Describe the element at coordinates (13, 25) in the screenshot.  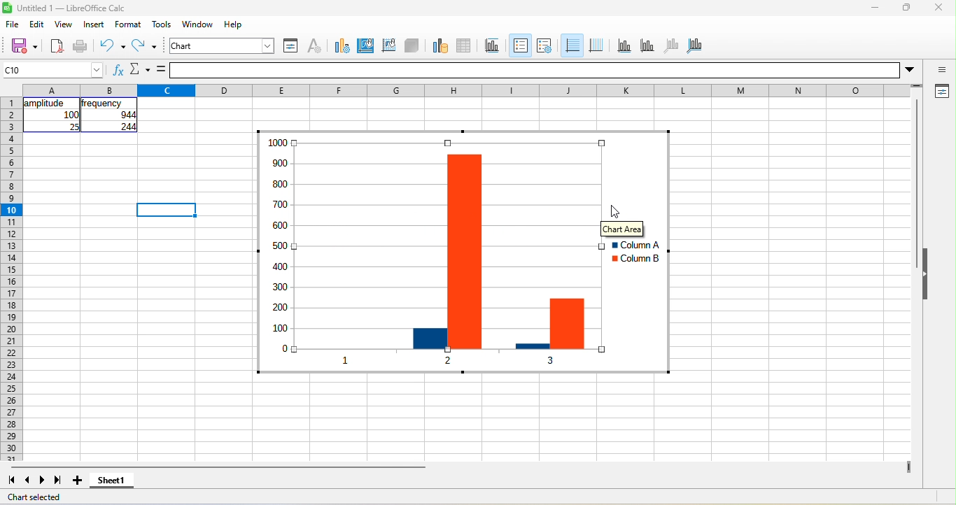
I see `file` at that location.